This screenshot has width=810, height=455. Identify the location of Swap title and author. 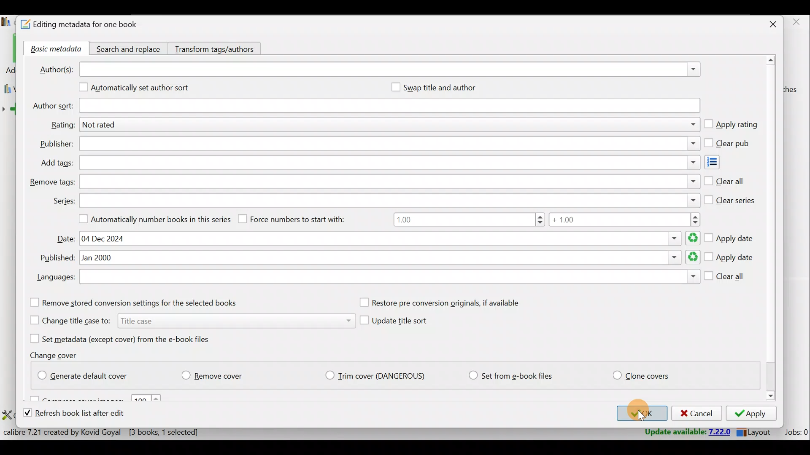
(449, 87).